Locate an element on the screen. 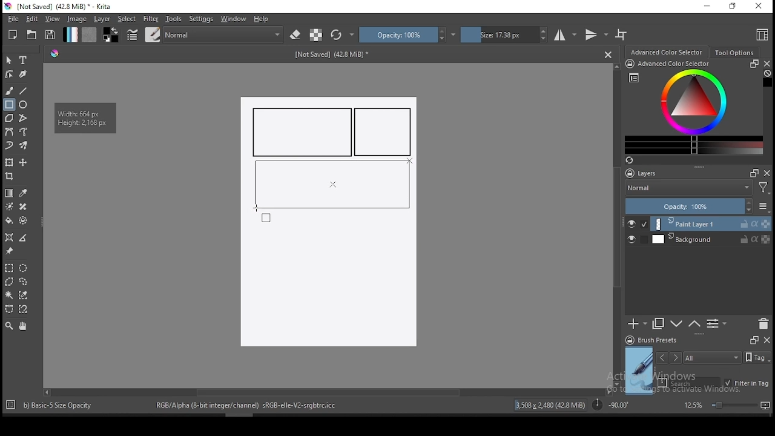  paint bucket tool is located at coordinates (9, 220).